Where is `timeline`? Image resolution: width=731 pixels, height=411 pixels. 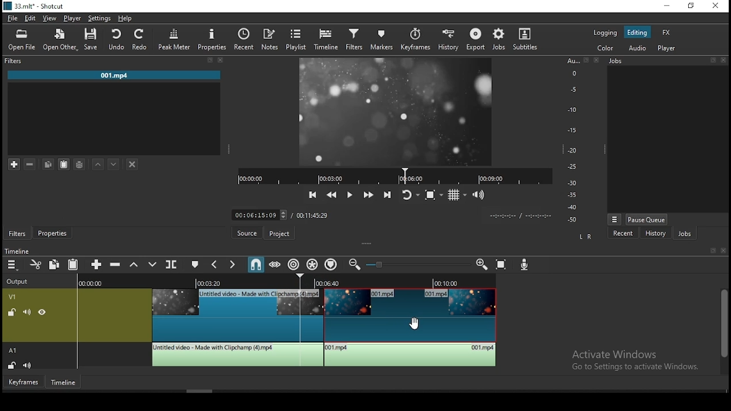
timeline is located at coordinates (19, 249).